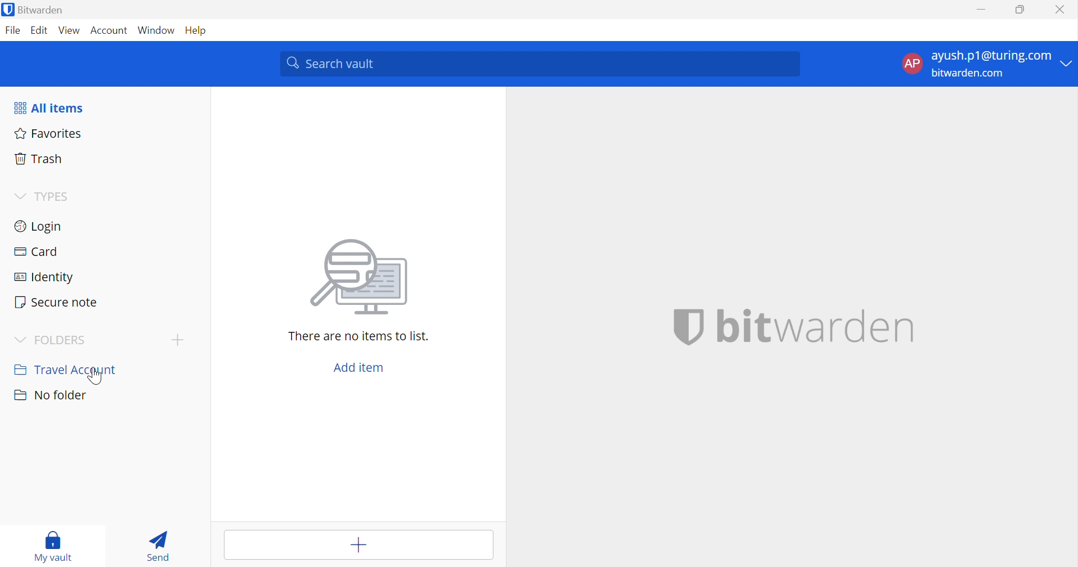  I want to click on Secure note, so click(59, 301).